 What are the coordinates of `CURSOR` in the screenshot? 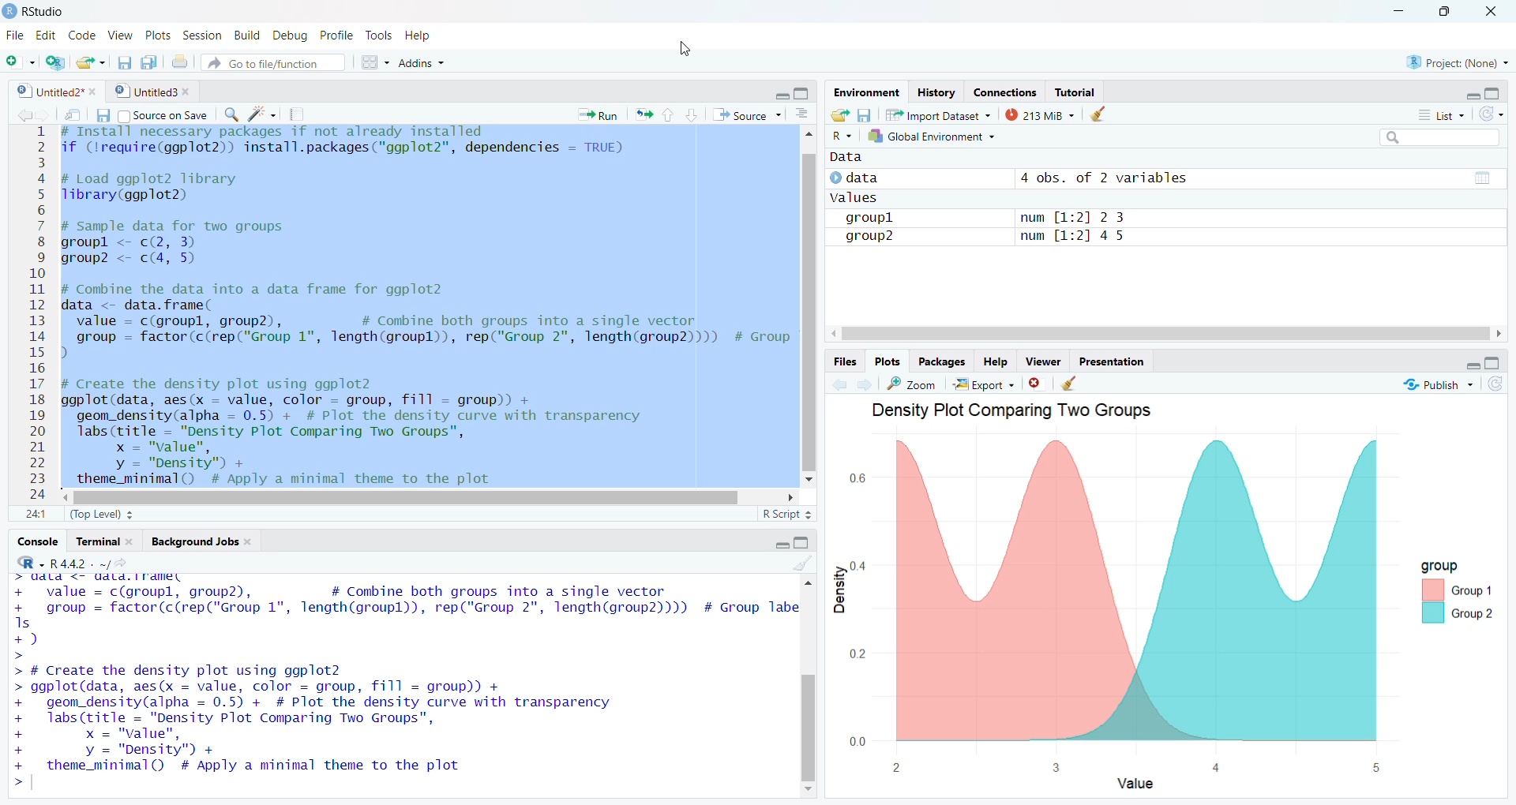 It's located at (685, 46).